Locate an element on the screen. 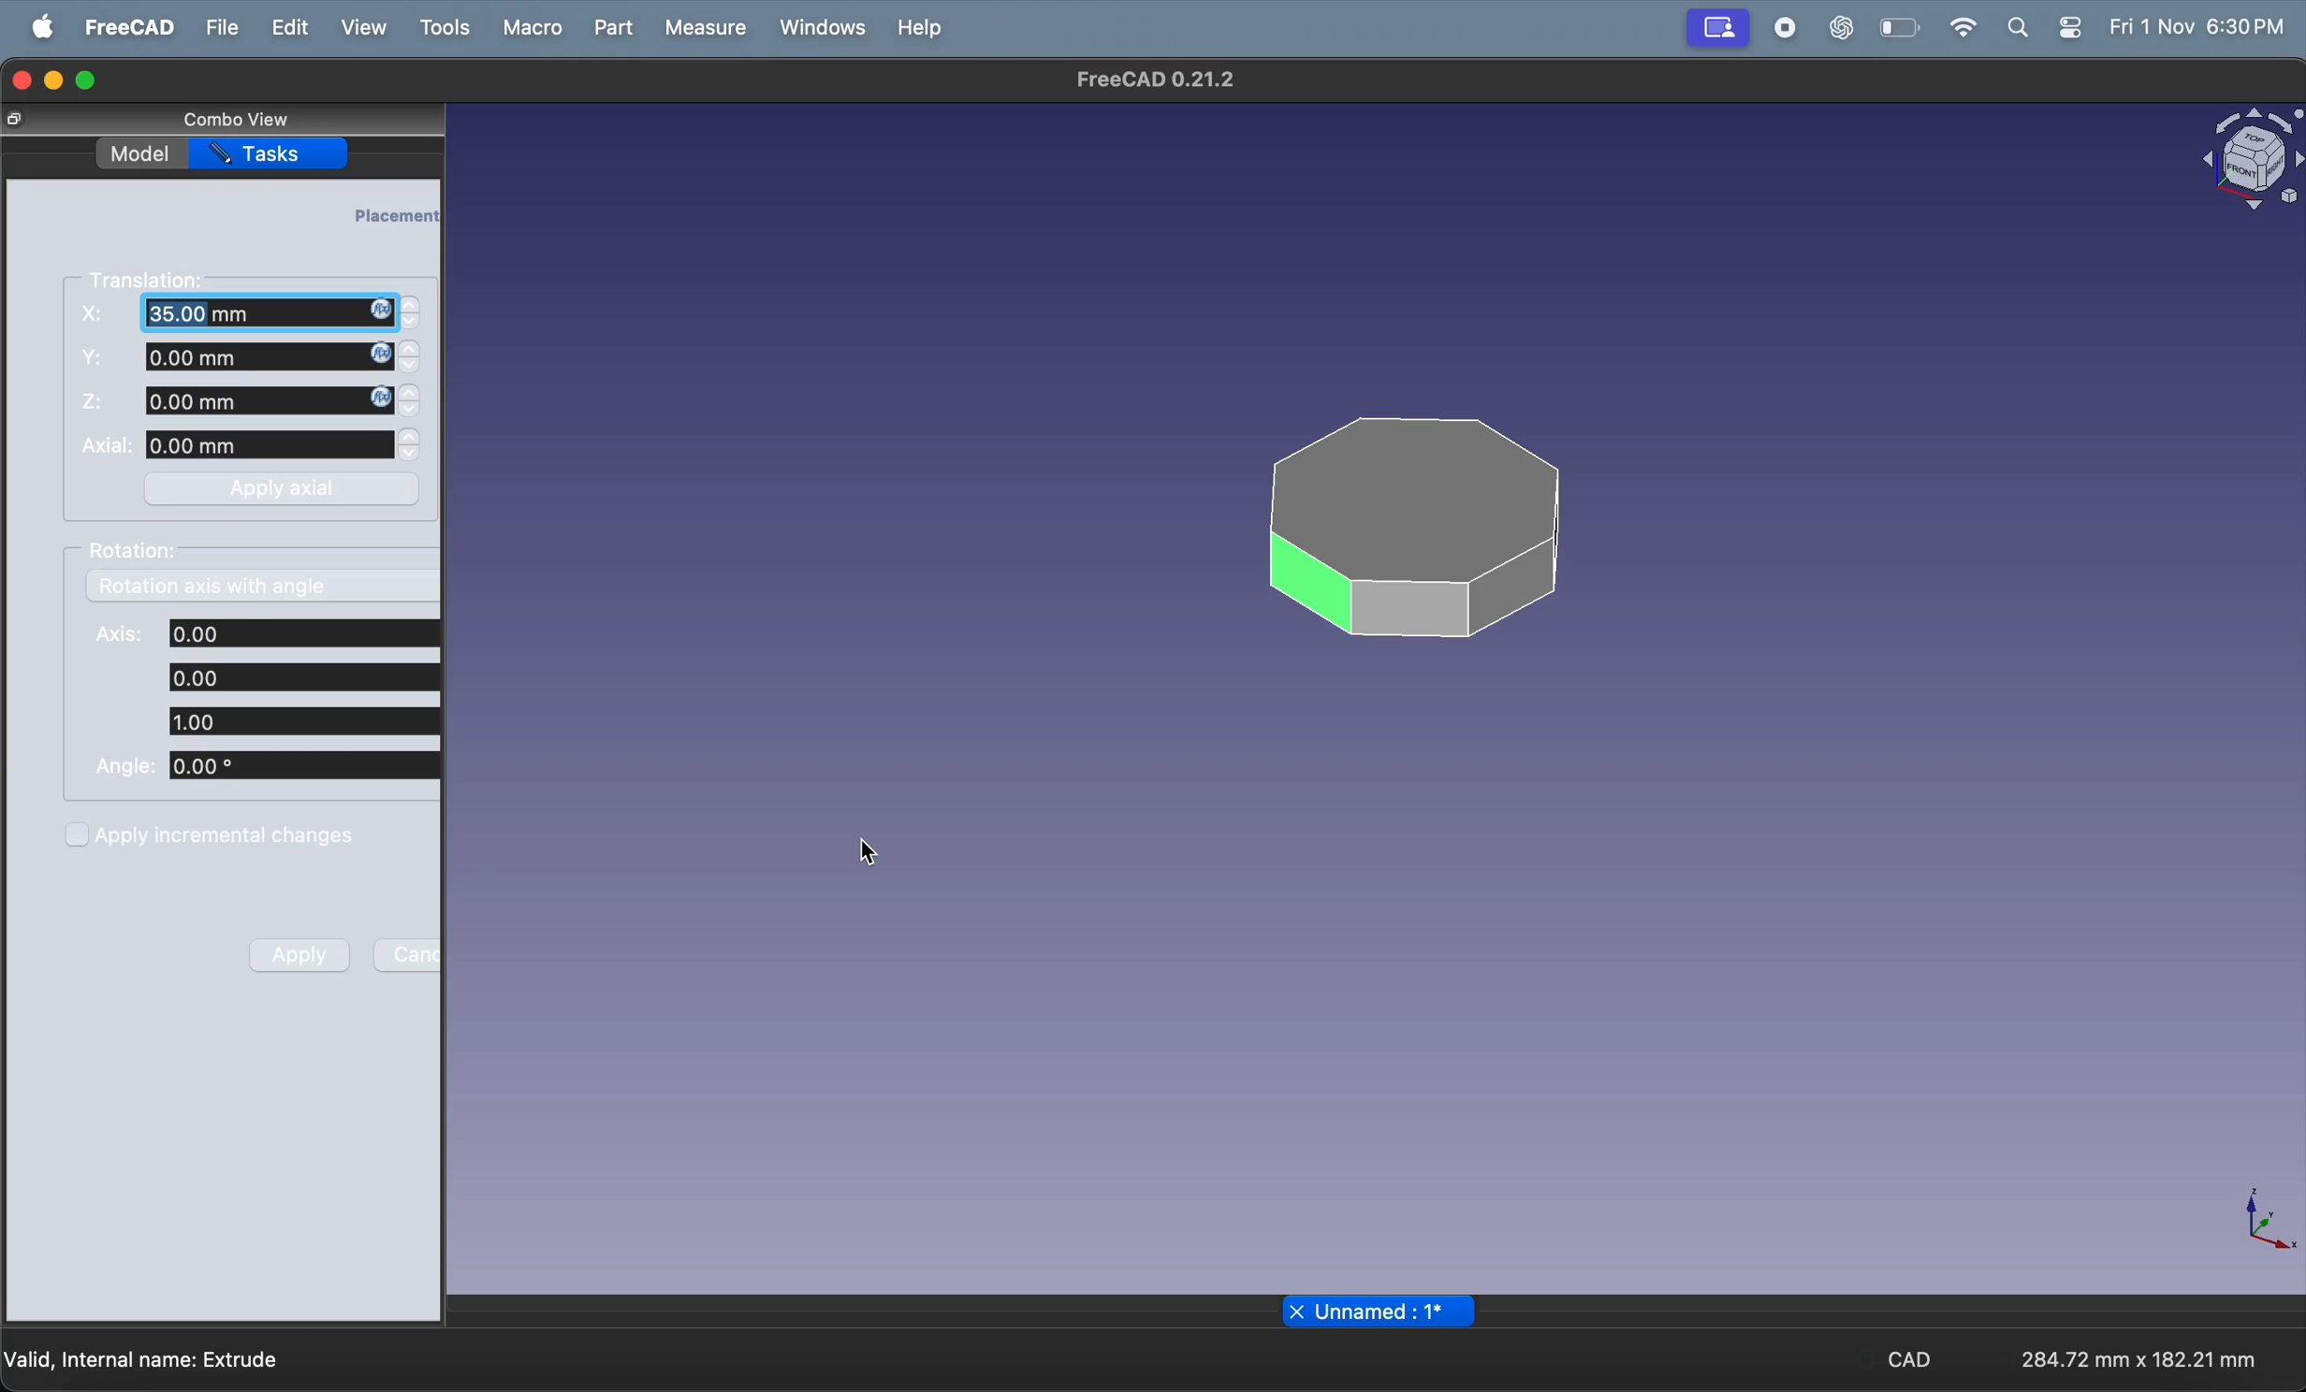  CAD is located at coordinates (1908, 1360).